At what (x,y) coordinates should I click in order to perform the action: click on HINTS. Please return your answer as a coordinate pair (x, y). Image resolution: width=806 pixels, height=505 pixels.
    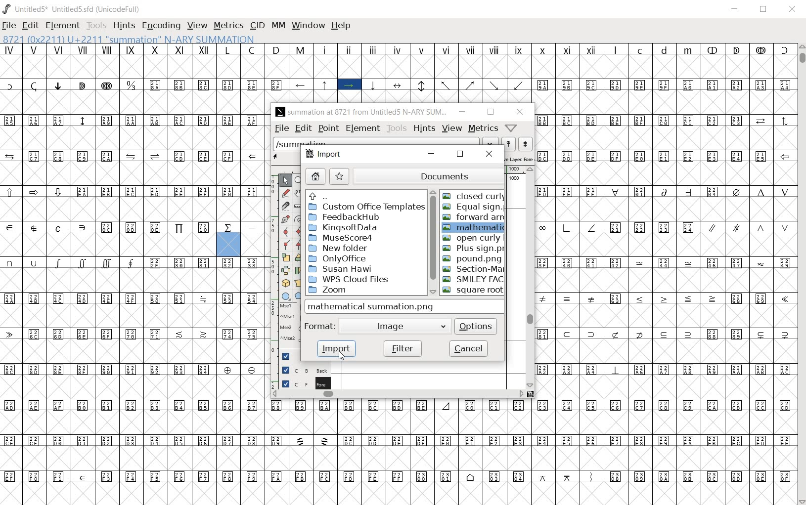
    Looking at the image, I should click on (124, 26).